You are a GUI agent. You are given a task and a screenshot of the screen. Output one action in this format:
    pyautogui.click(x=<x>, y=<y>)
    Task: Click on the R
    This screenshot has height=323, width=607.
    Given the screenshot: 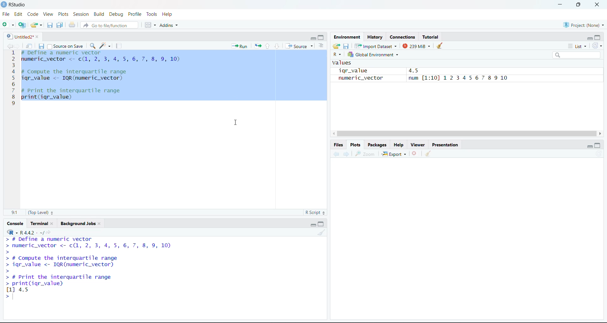 What is the action you would take?
    pyautogui.click(x=337, y=56)
    